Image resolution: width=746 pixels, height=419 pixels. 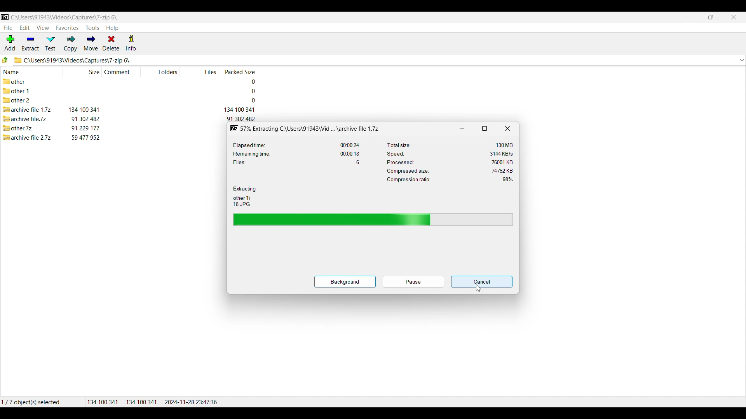 I want to click on archive file 2.7z , so click(x=28, y=137).